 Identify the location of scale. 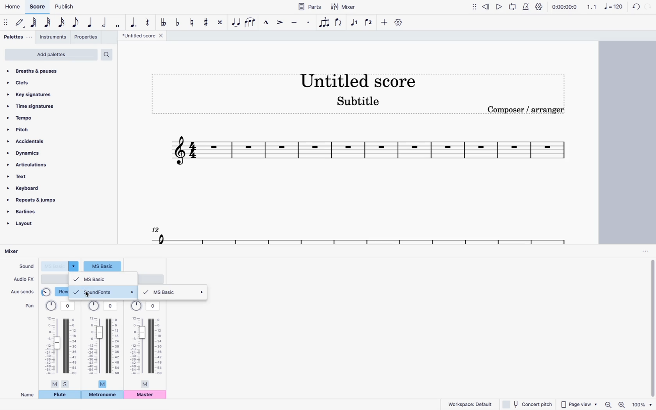
(358, 234).